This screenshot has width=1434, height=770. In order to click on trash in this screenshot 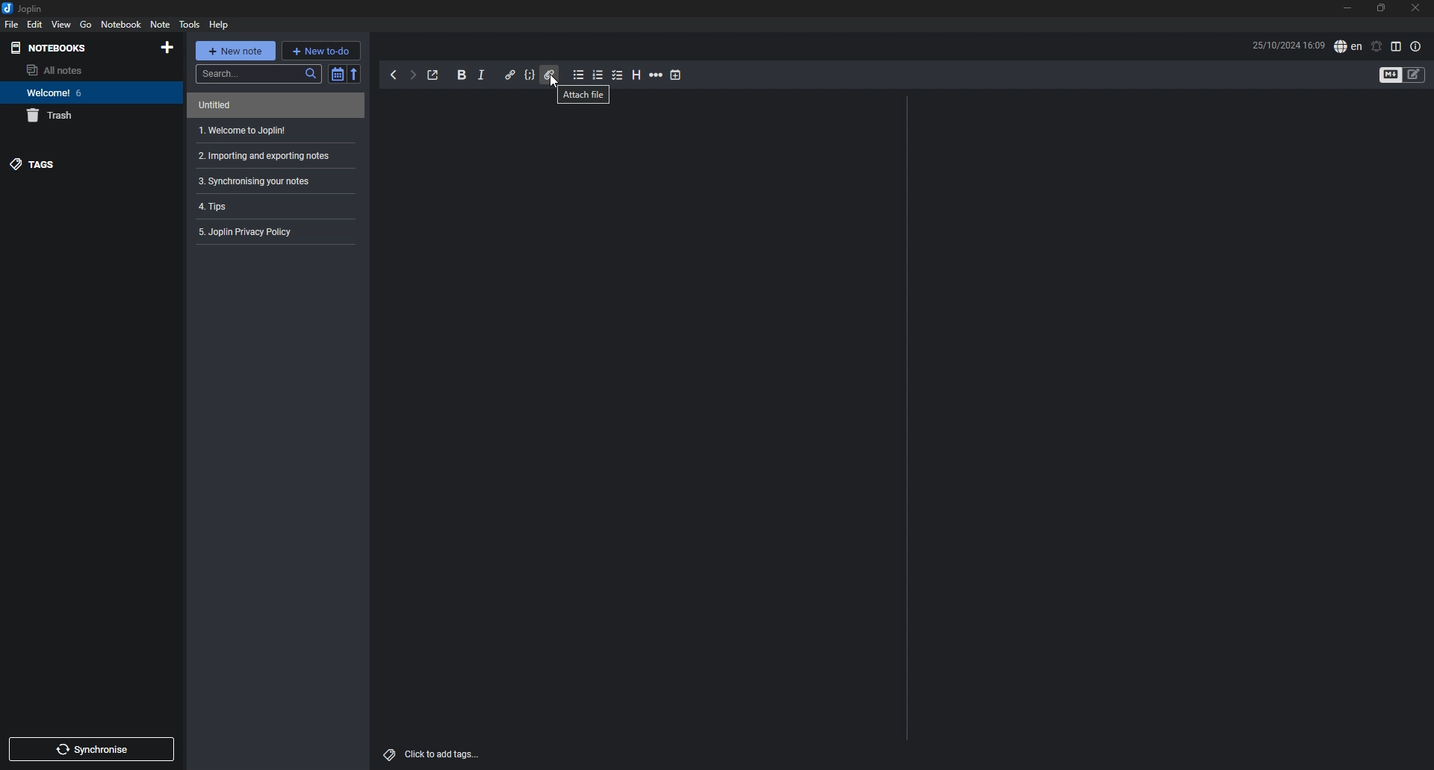, I will do `click(85, 116)`.